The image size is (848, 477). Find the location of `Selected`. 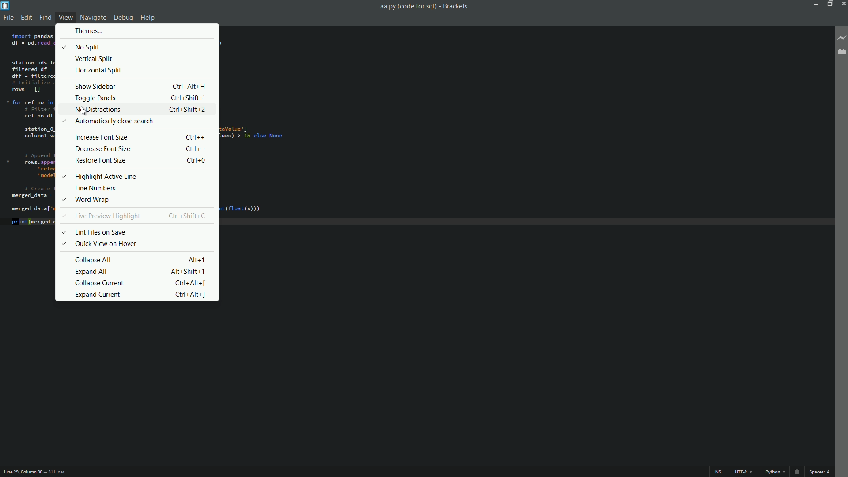

Selected is located at coordinates (64, 199).